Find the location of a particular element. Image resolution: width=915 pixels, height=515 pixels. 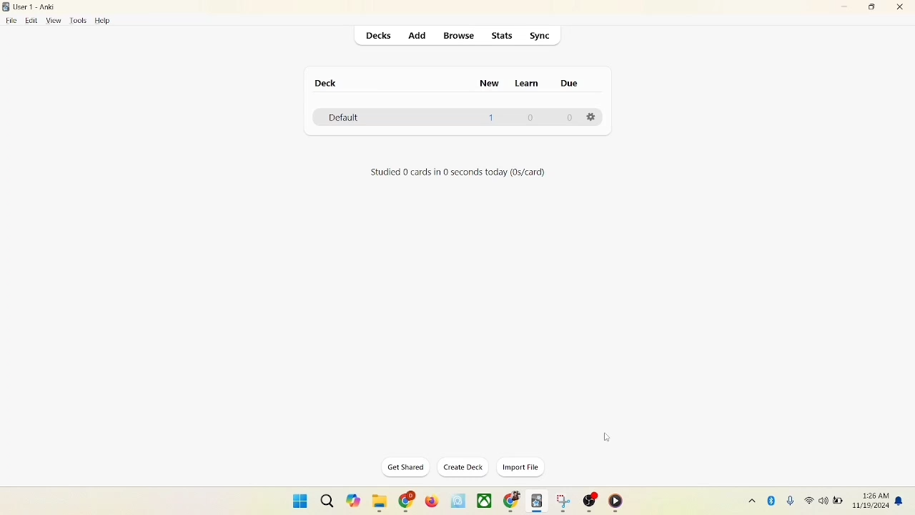

file is located at coordinates (9, 21).